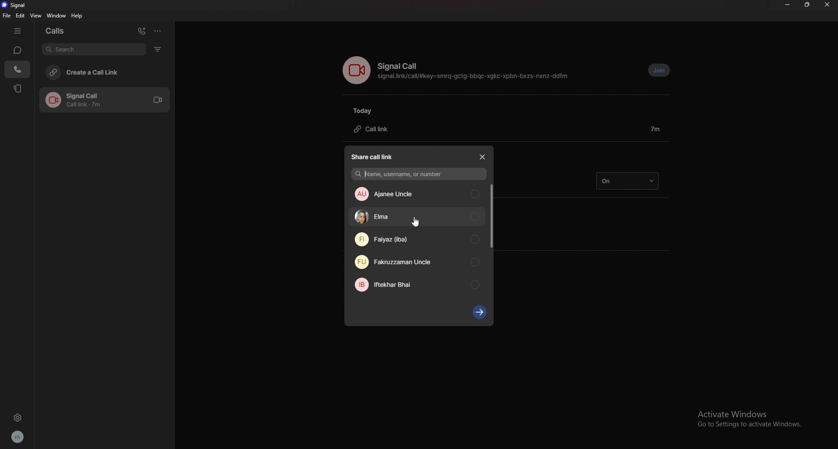 The height and width of the screenshot is (449, 838). Describe the element at coordinates (491, 216) in the screenshot. I see `scroll bar` at that location.